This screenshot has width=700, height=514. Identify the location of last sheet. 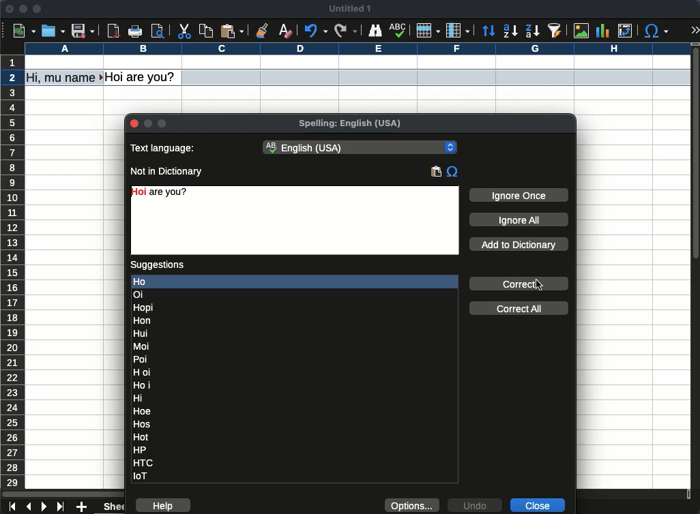
(62, 507).